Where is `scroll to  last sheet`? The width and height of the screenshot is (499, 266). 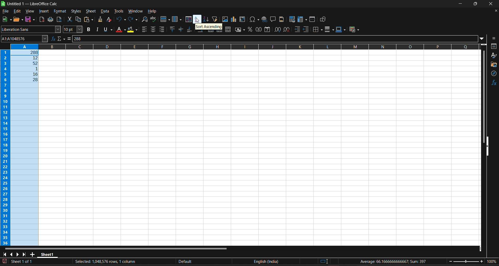
scroll to  last sheet is located at coordinates (25, 253).